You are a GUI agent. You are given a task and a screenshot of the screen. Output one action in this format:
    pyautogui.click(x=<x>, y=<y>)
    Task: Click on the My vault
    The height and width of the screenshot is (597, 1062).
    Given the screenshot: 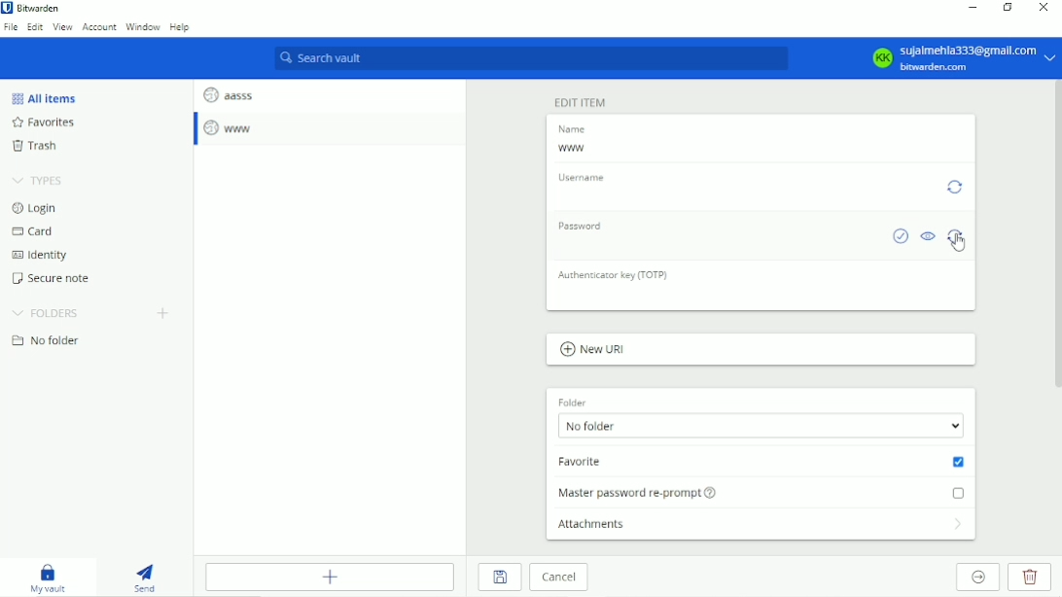 What is the action you would take?
    pyautogui.click(x=53, y=579)
    